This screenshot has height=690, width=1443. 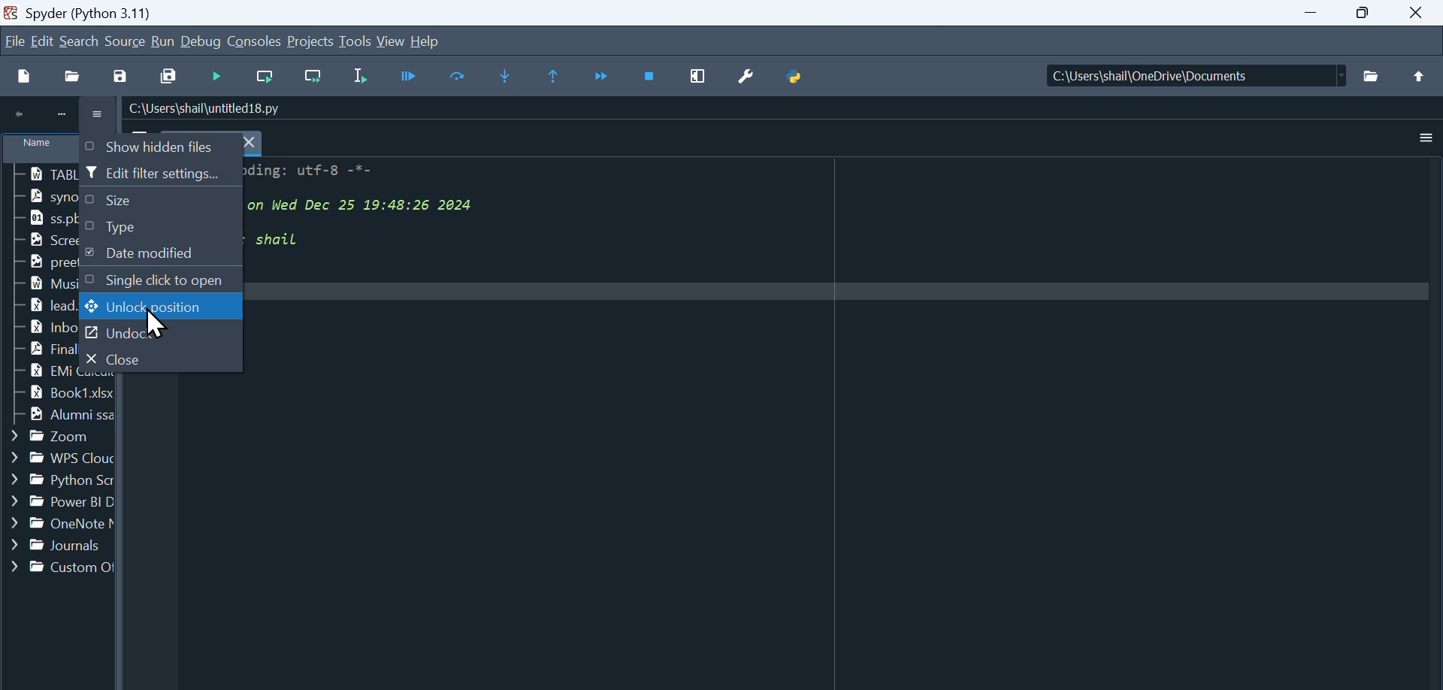 What do you see at coordinates (57, 477) in the screenshot?
I see `Python Sci..` at bounding box center [57, 477].